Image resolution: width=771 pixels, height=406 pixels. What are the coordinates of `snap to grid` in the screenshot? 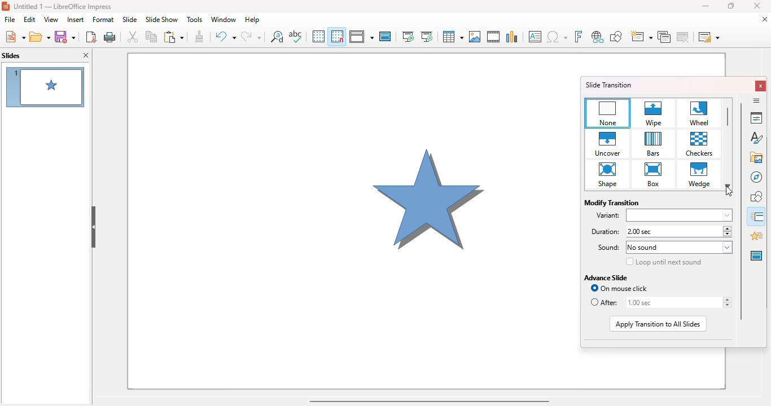 It's located at (338, 36).